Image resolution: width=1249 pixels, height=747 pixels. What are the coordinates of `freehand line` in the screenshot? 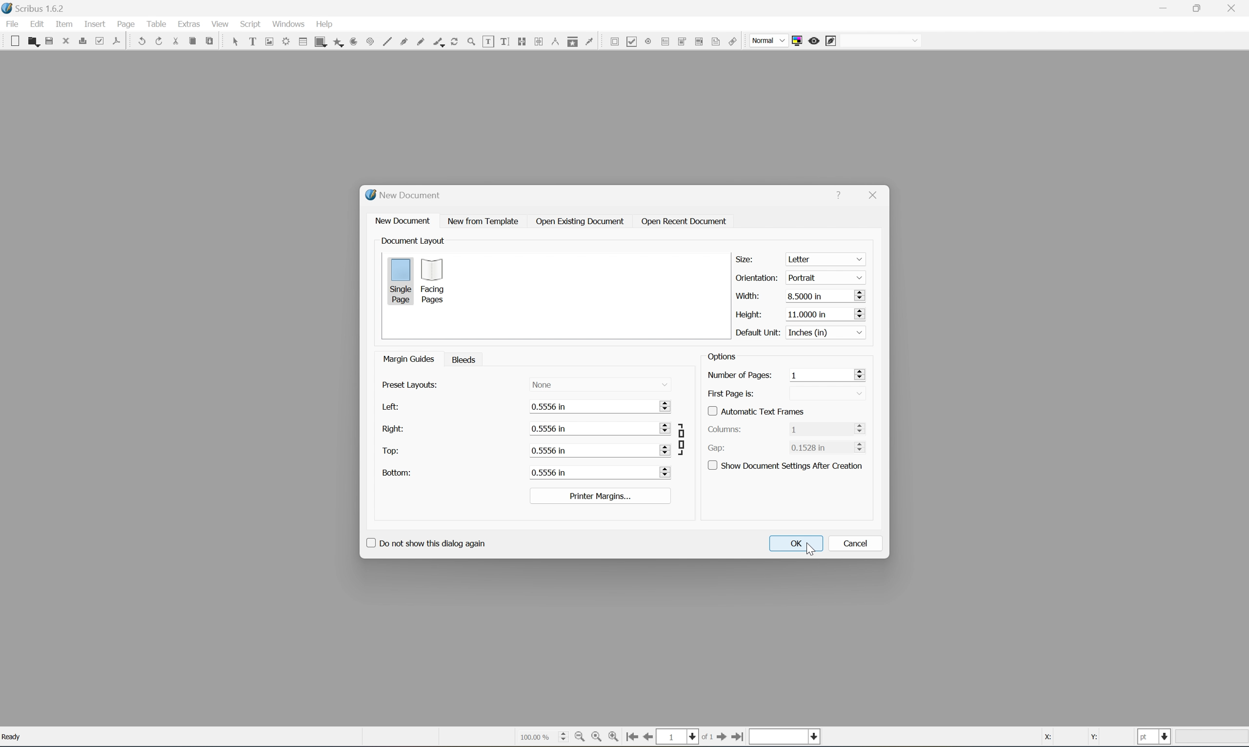 It's located at (422, 41).